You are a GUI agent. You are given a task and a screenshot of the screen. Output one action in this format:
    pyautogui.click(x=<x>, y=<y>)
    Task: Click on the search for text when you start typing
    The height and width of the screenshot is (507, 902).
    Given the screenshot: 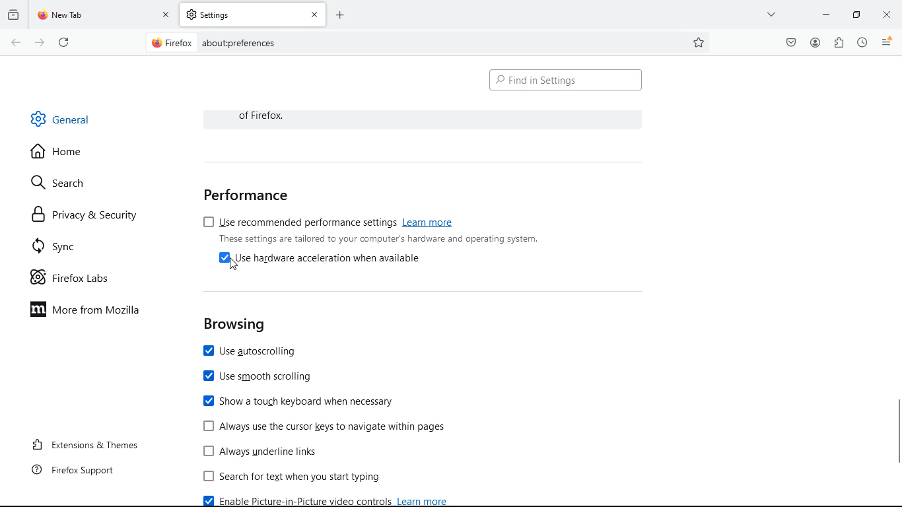 What is the action you would take?
    pyautogui.click(x=293, y=476)
    